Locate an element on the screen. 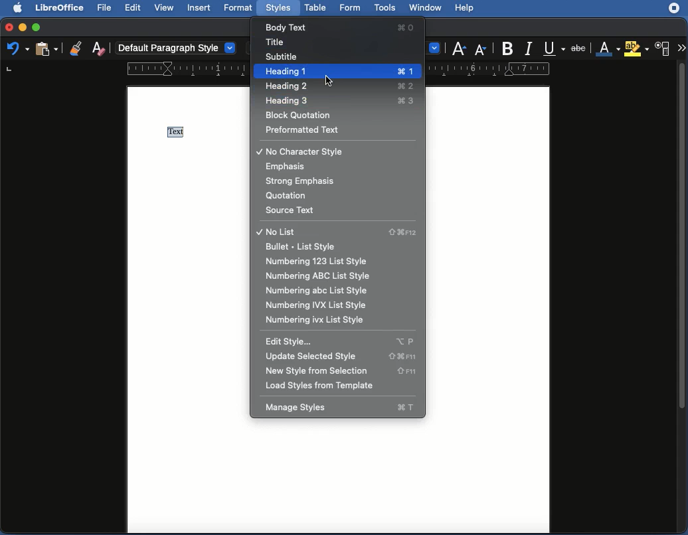 The height and width of the screenshot is (535, 688). Clone formatting is located at coordinates (75, 46).